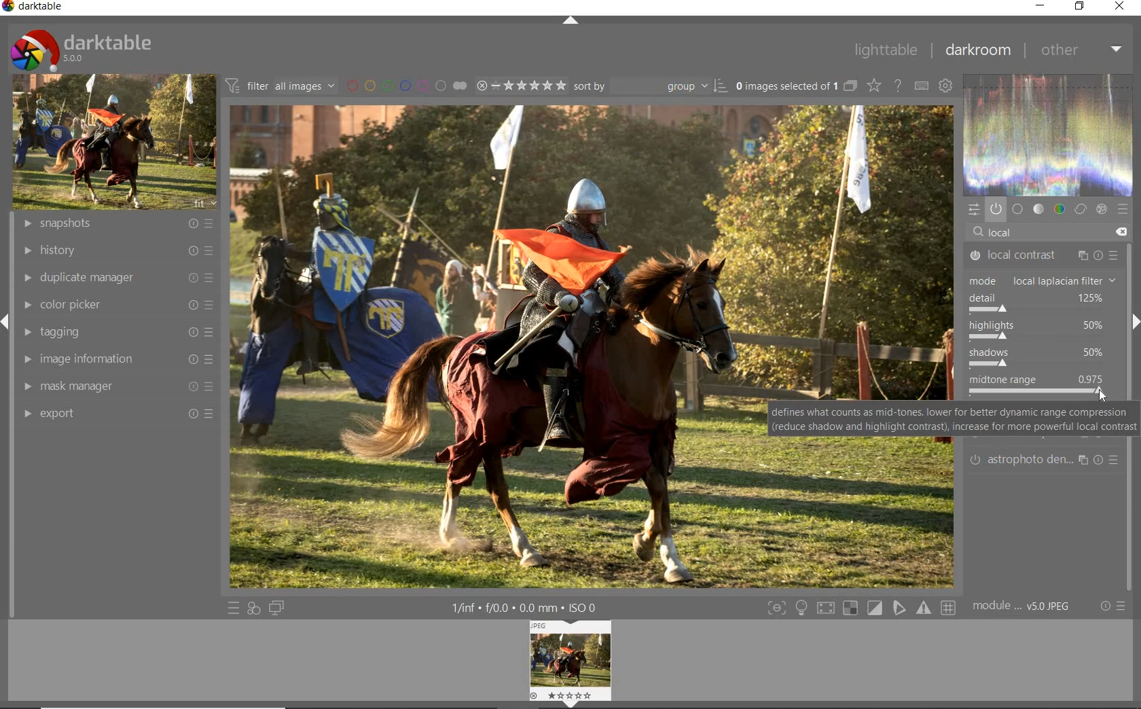 Image resolution: width=1141 pixels, height=709 pixels. I want to click on toggle modes, so click(801, 606).